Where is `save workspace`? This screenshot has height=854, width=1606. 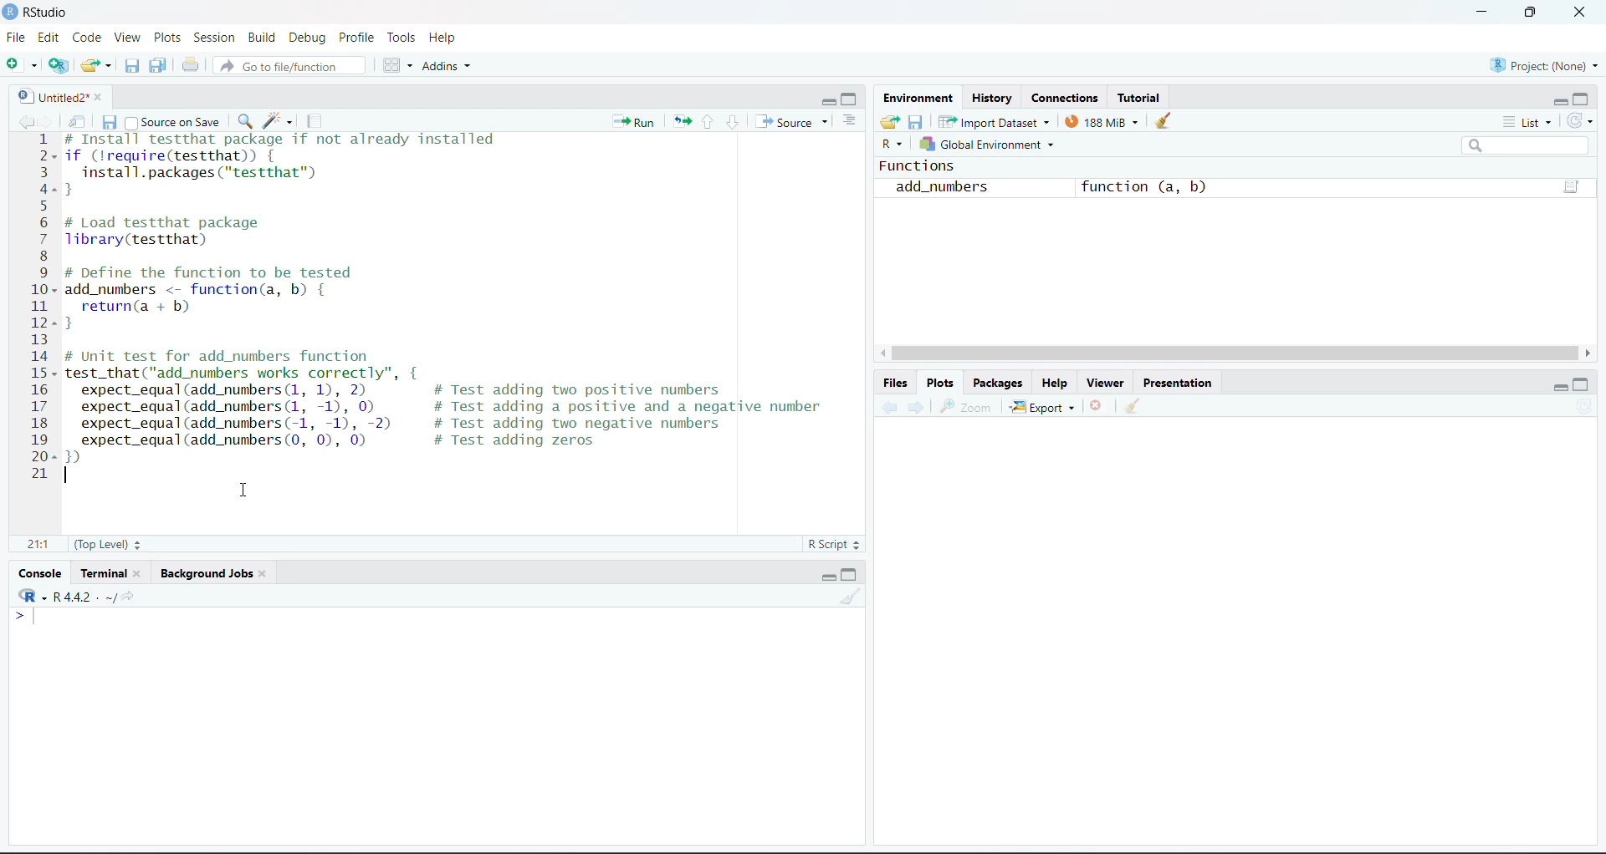 save workspace is located at coordinates (917, 123).